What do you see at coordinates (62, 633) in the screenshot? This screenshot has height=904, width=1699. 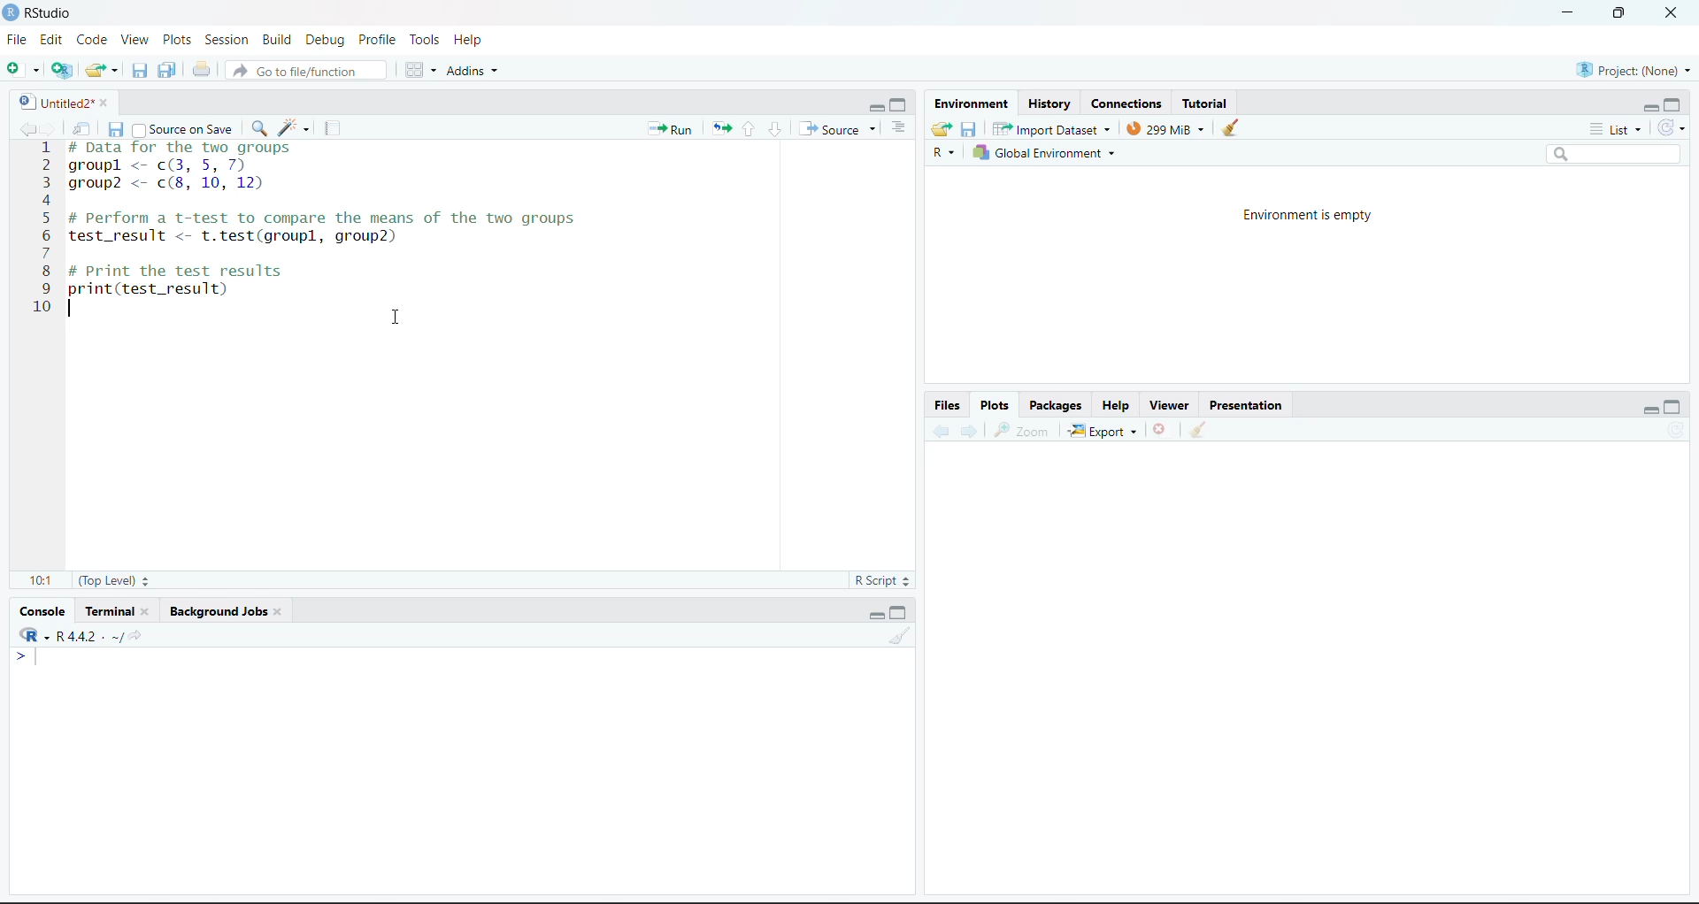 I see `R 4.4.2` at bounding box center [62, 633].